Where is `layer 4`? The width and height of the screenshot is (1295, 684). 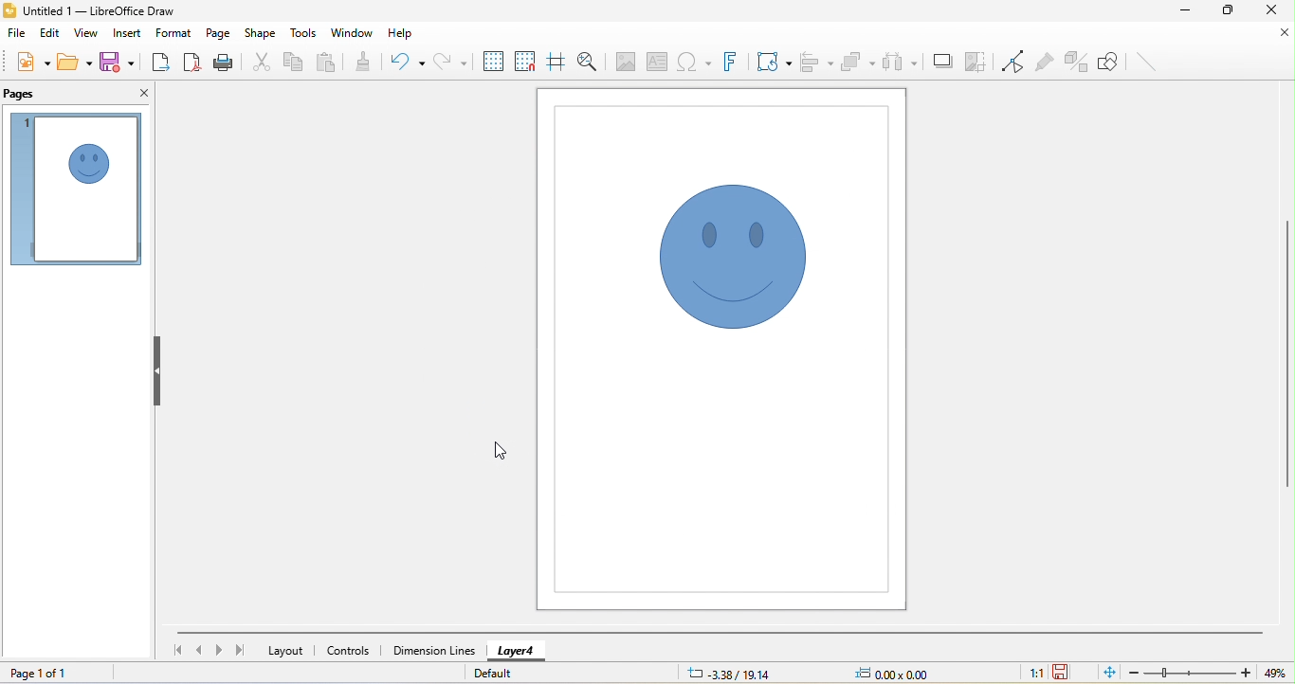
layer 4 is located at coordinates (522, 651).